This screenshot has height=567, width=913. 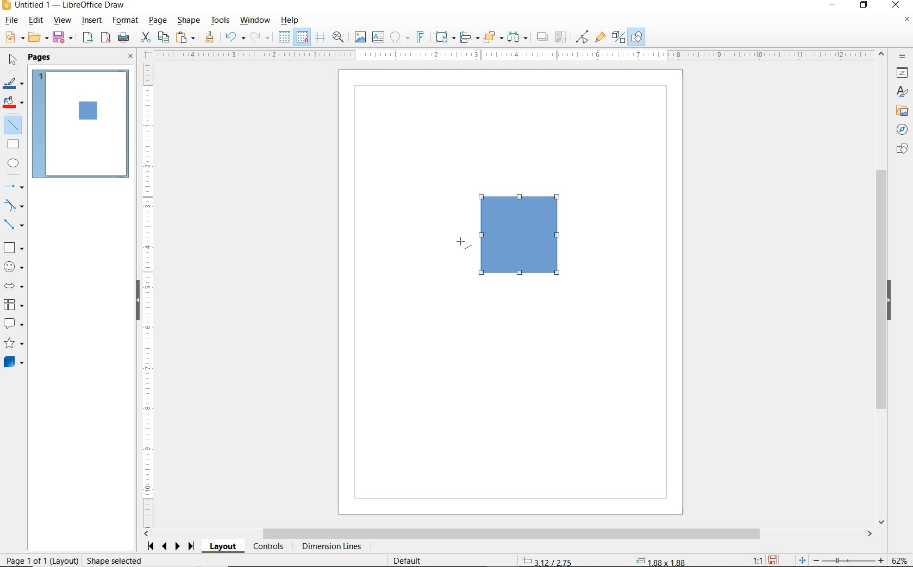 I want to click on INSERT LINE, so click(x=81, y=122).